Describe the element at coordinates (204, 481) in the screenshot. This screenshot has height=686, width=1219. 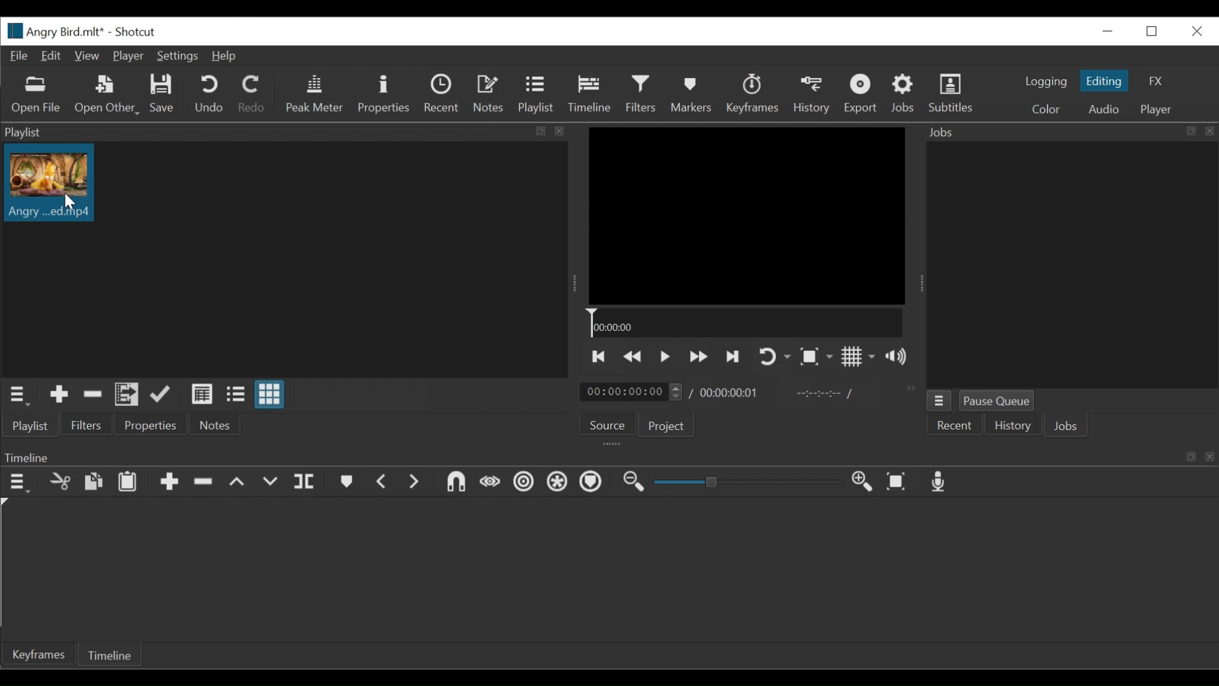
I see `Ripple delete` at that location.